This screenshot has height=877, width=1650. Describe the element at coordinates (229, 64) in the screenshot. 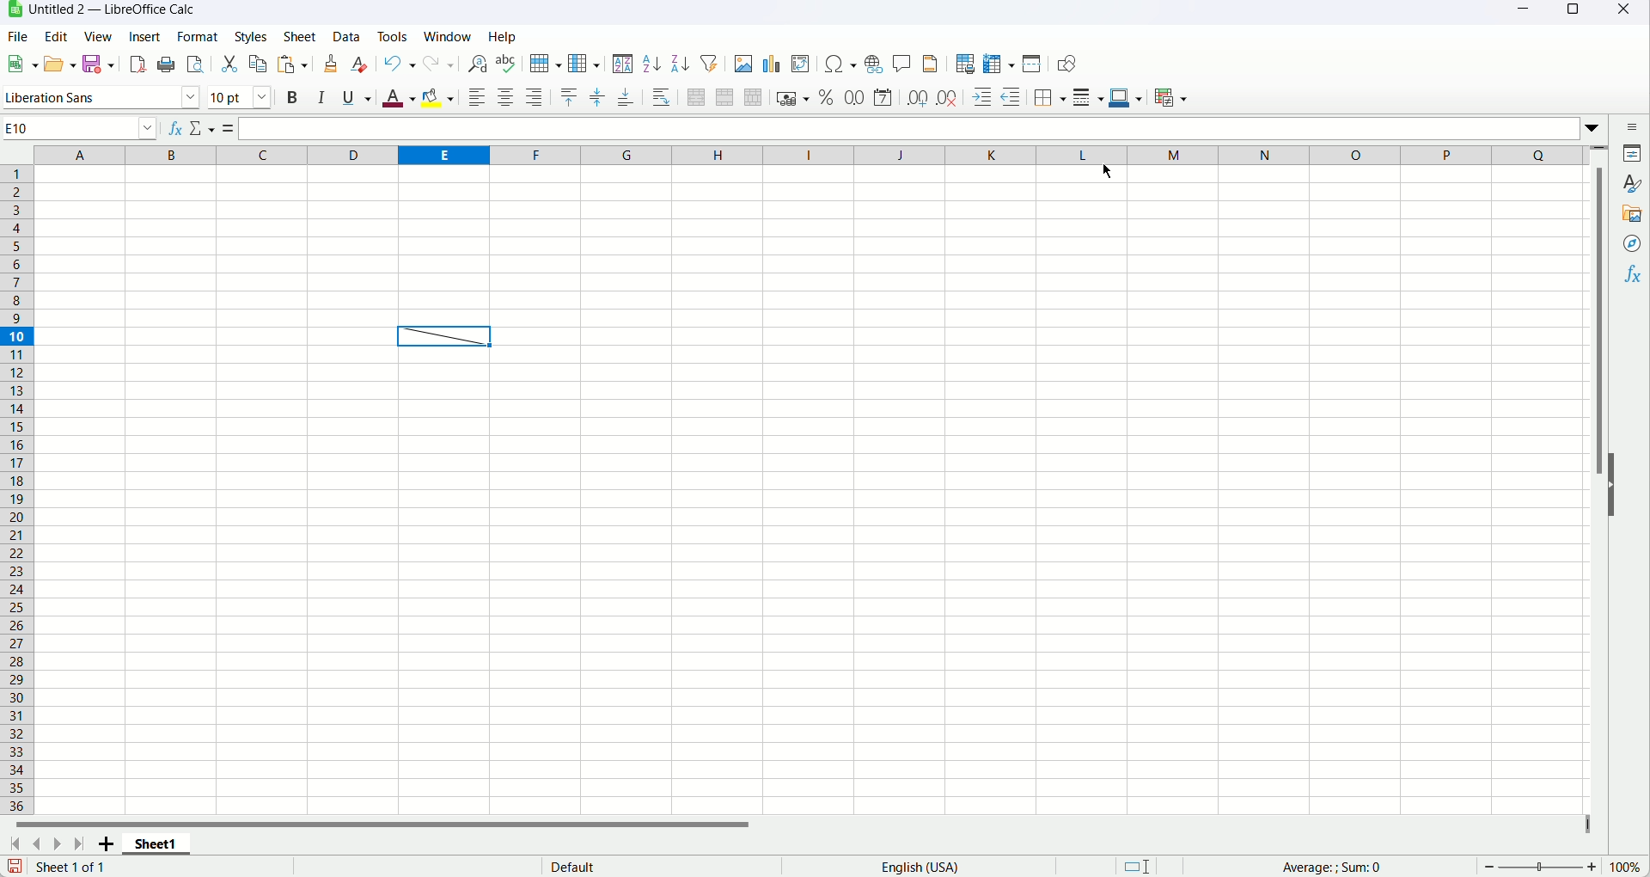

I see `Cut` at that location.